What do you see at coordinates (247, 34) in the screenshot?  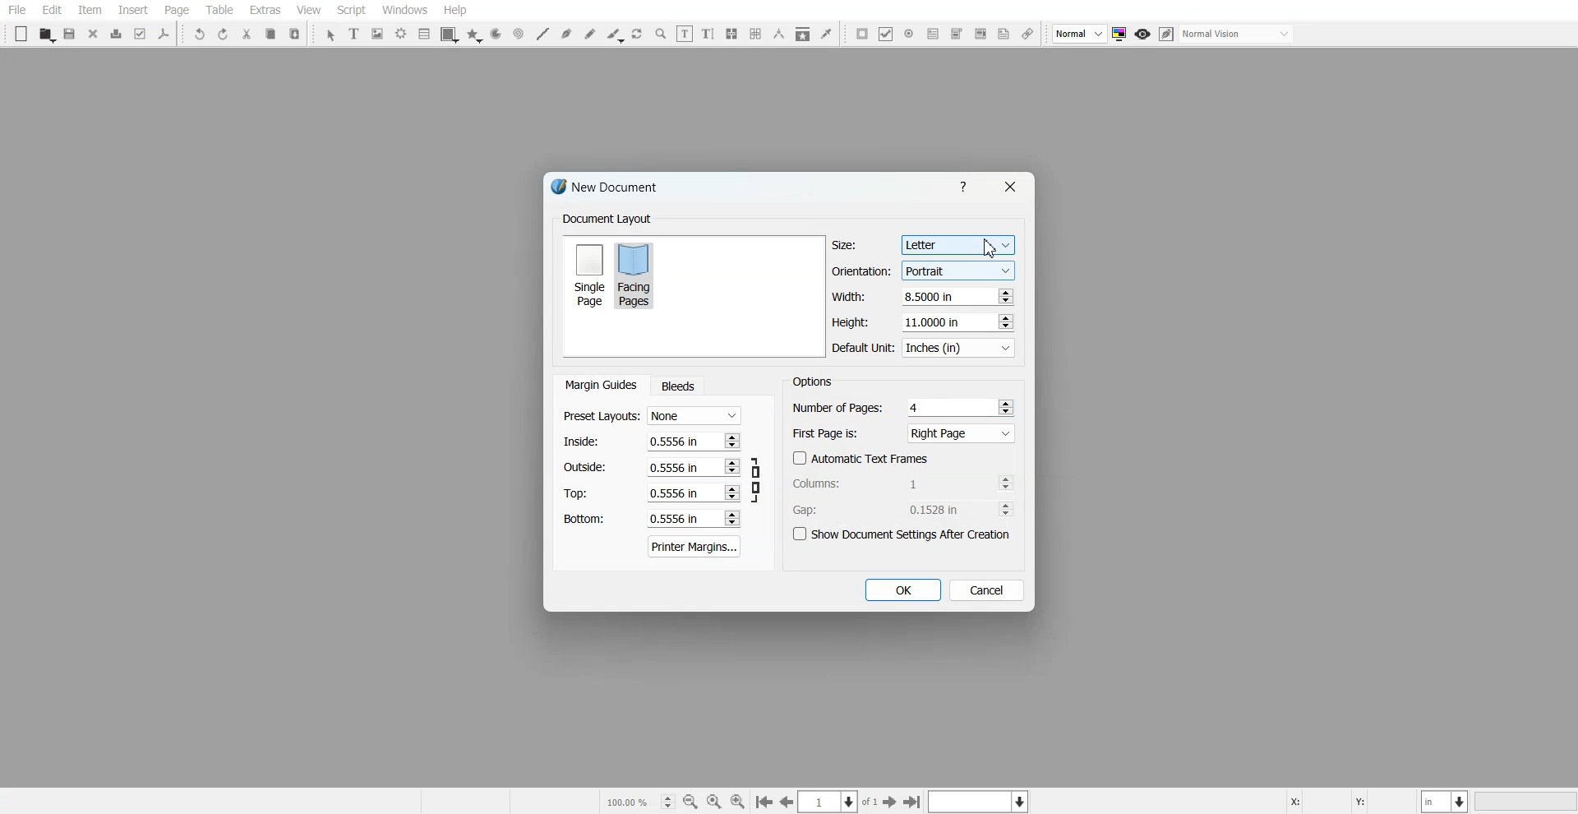 I see `Cut` at bounding box center [247, 34].